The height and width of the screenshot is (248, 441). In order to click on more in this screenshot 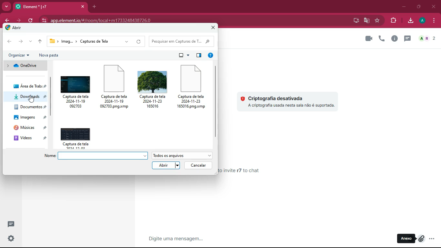, I will do `click(6, 7)`.